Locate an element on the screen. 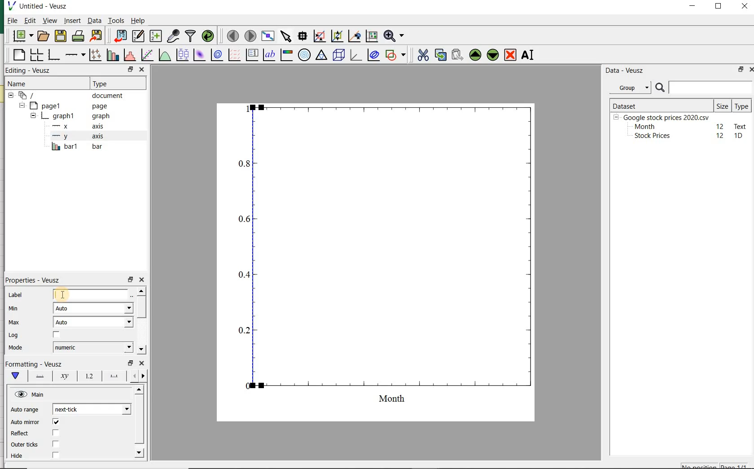  Main is located at coordinates (30, 394).